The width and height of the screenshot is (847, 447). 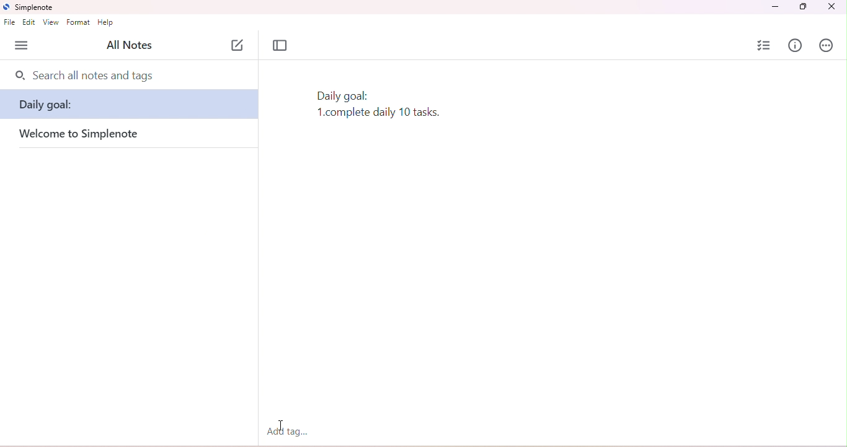 What do you see at coordinates (774, 7) in the screenshot?
I see `minimize` at bounding box center [774, 7].